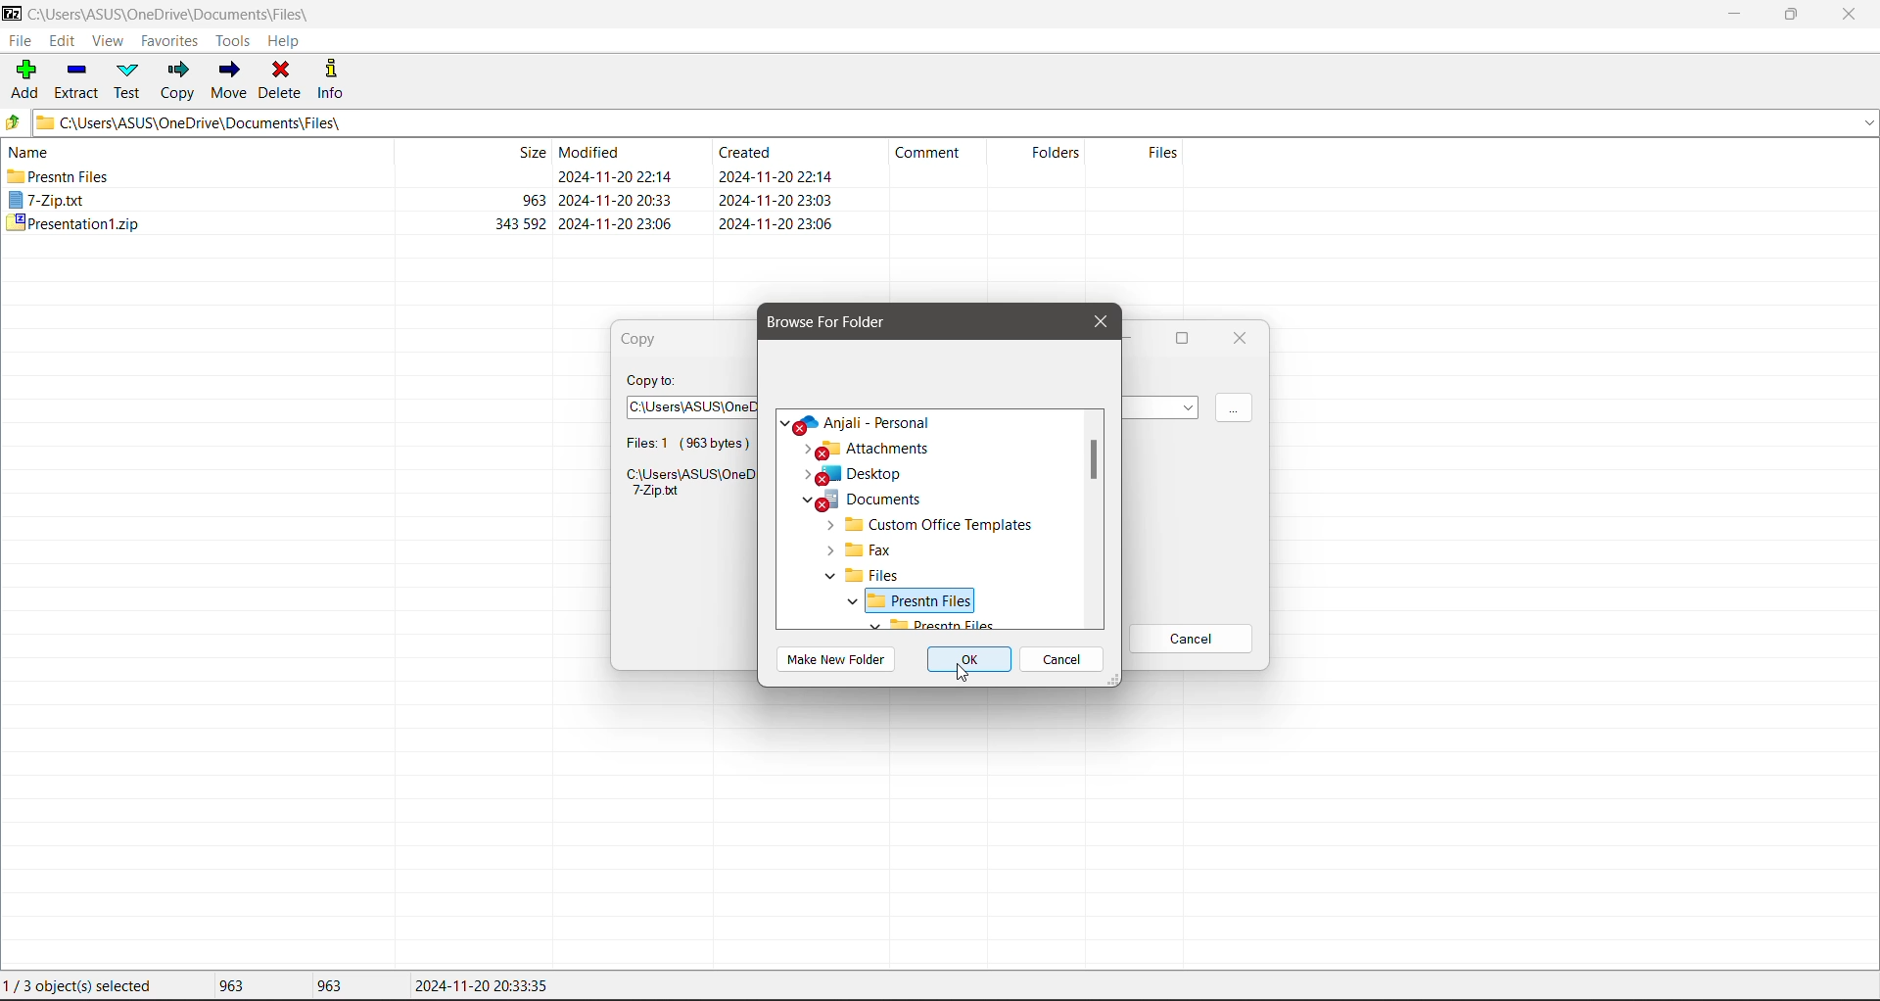 The image size is (1880, 1001). Describe the element at coordinates (1851, 15) in the screenshot. I see `Close` at that location.